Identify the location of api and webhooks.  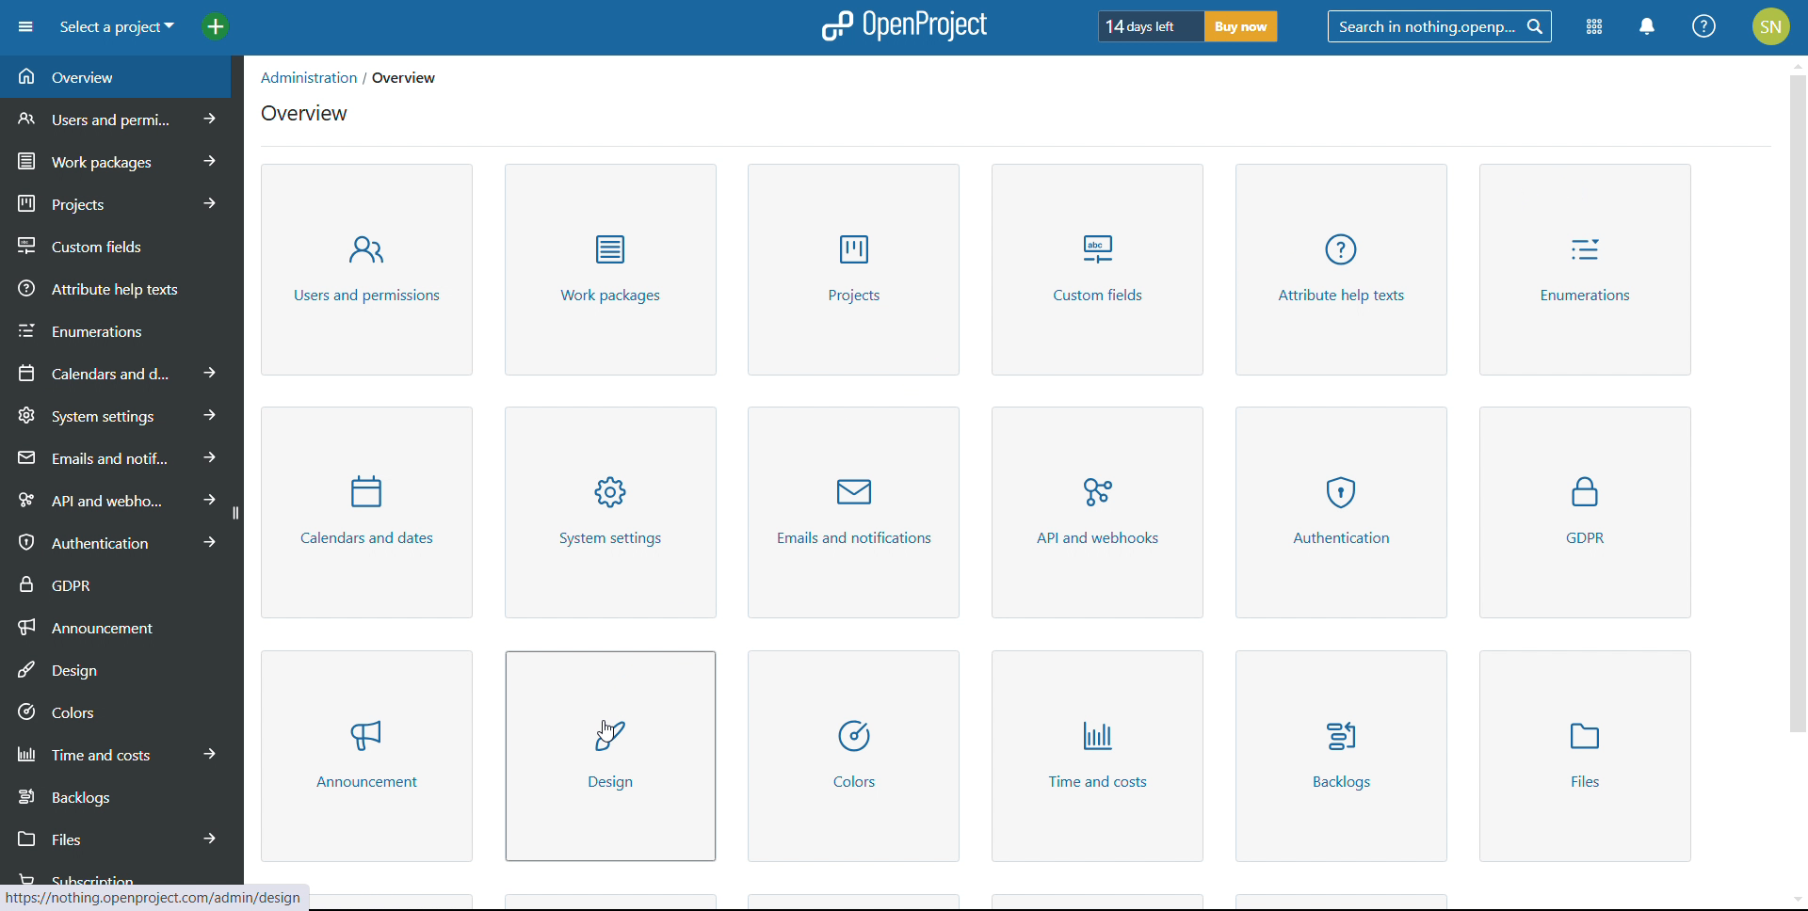
(1099, 514).